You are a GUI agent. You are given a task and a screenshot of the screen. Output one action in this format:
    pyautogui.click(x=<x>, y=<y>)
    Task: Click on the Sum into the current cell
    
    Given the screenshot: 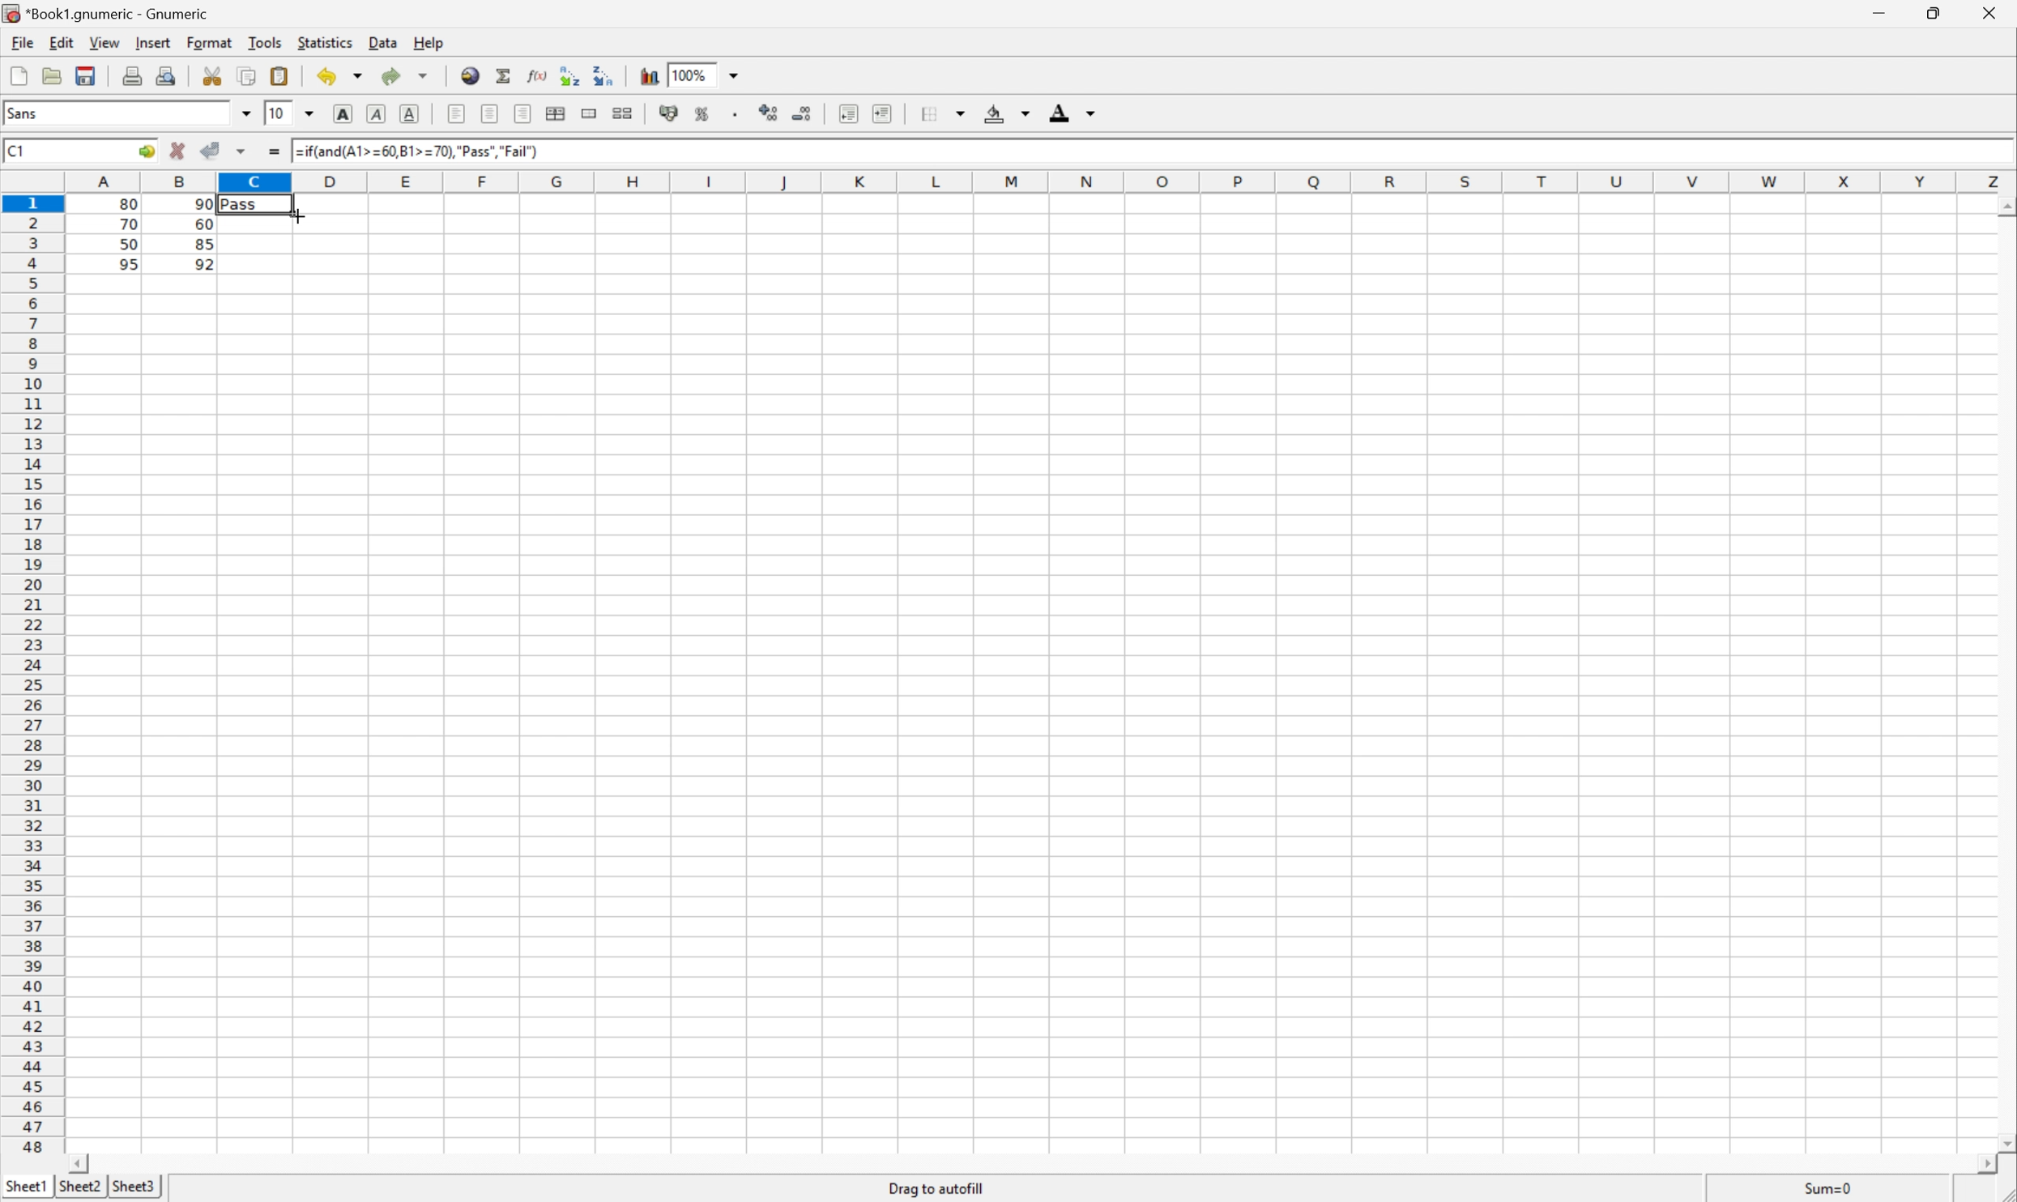 What is the action you would take?
    pyautogui.click(x=503, y=75)
    